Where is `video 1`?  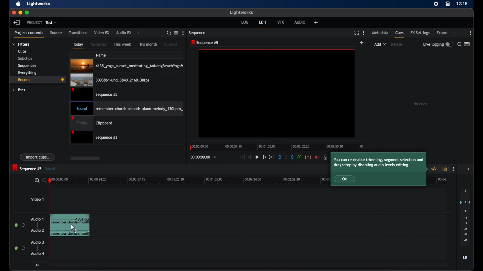 video 1 is located at coordinates (37, 199).